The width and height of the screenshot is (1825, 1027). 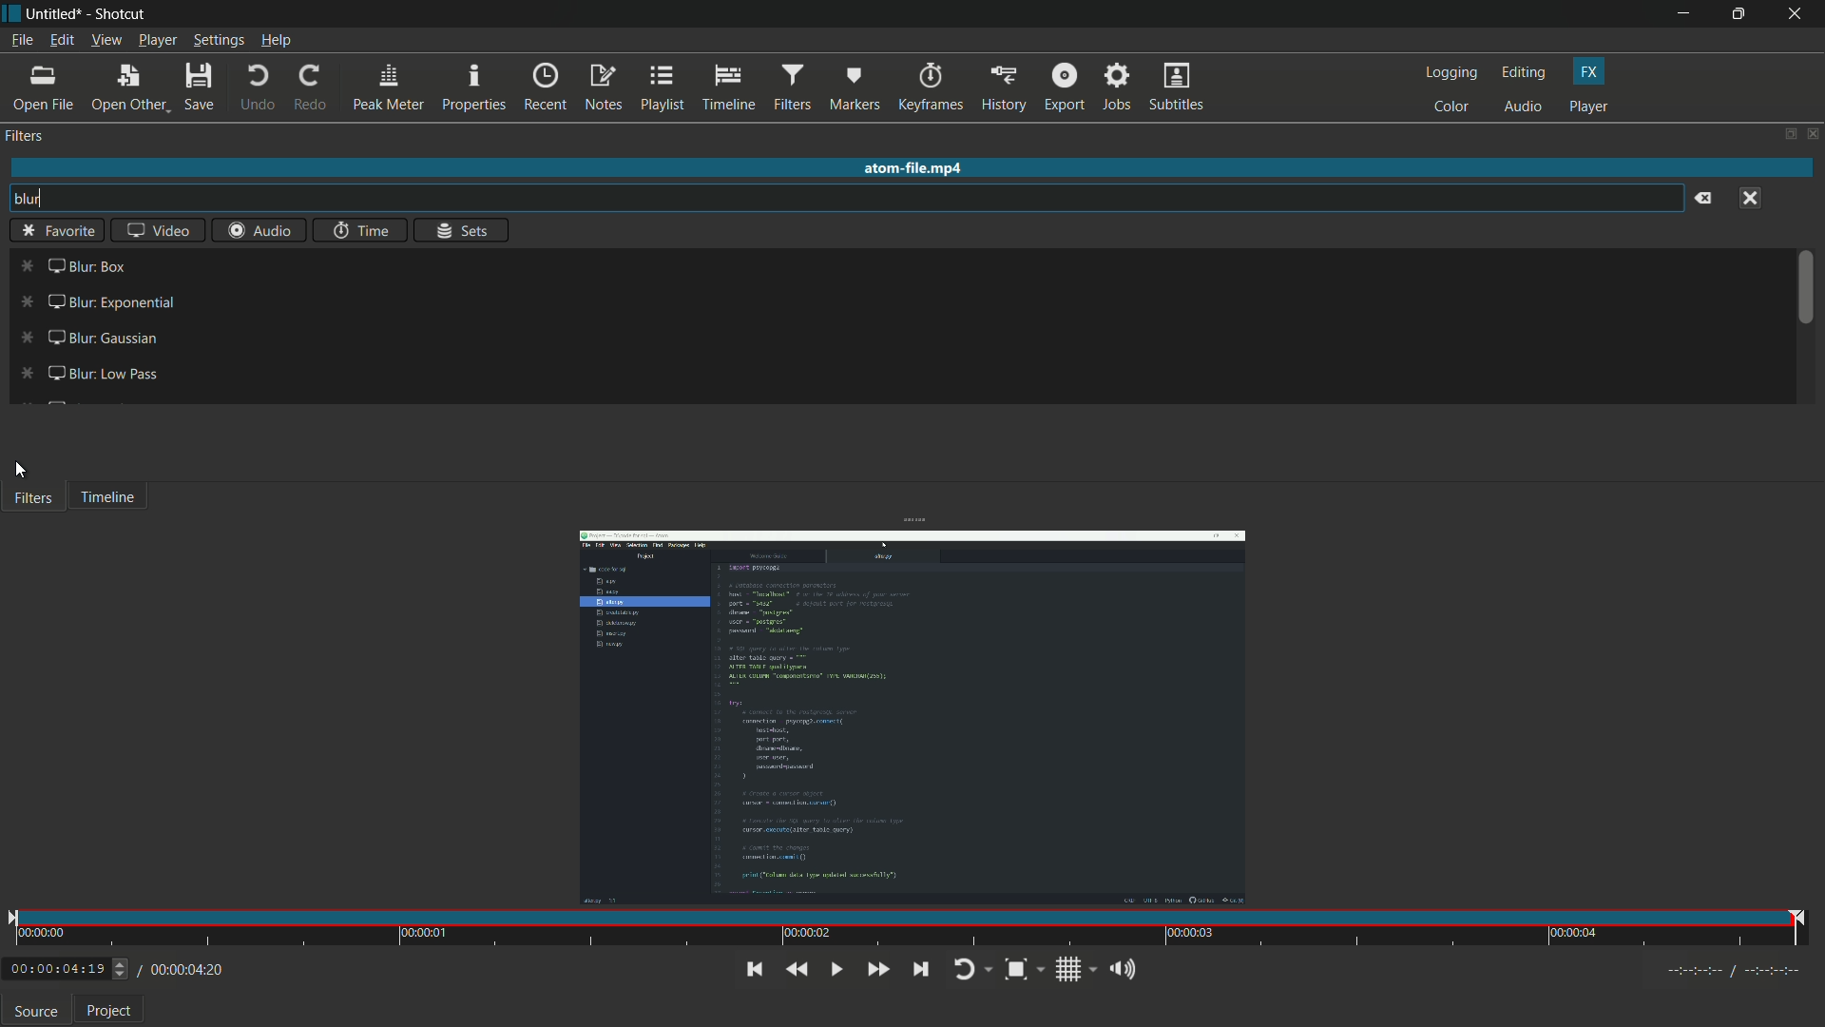 I want to click on skip to the next point, so click(x=927, y=970).